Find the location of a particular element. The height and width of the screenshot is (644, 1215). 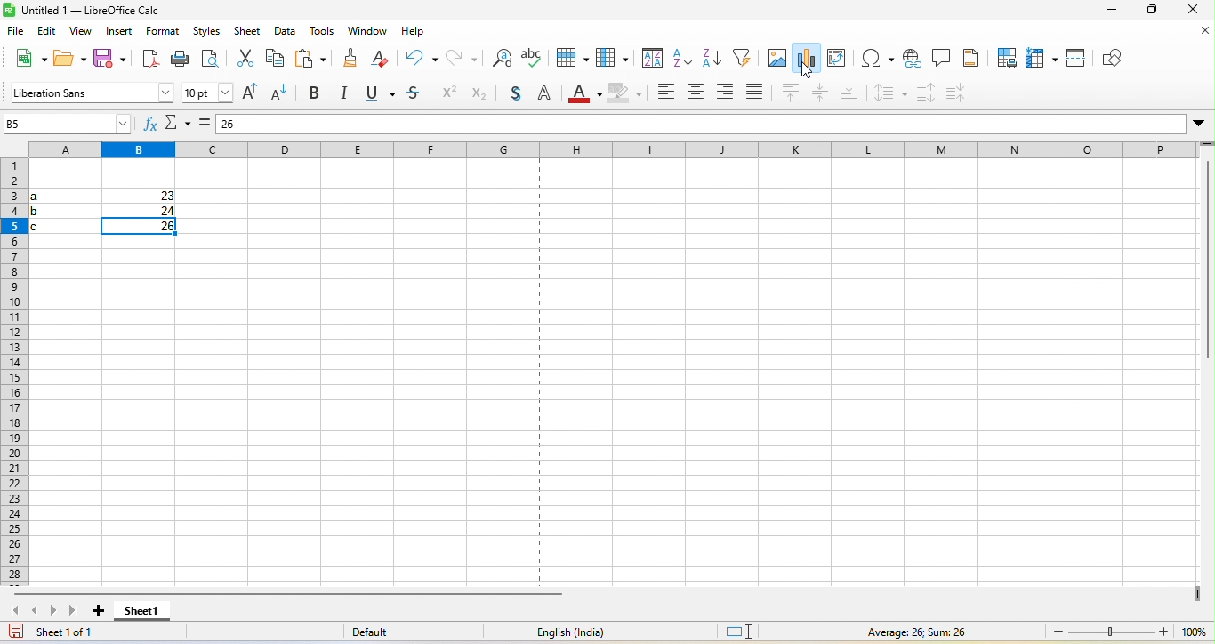

toggle shadow  is located at coordinates (517, 96).